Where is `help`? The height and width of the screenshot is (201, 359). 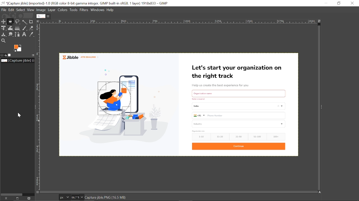 help is located at coordinates (111, 9).